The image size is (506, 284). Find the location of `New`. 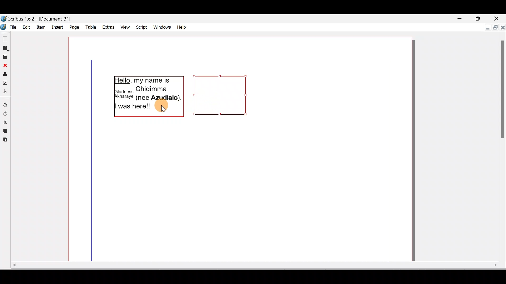

New is located at coordinates (6, 39).